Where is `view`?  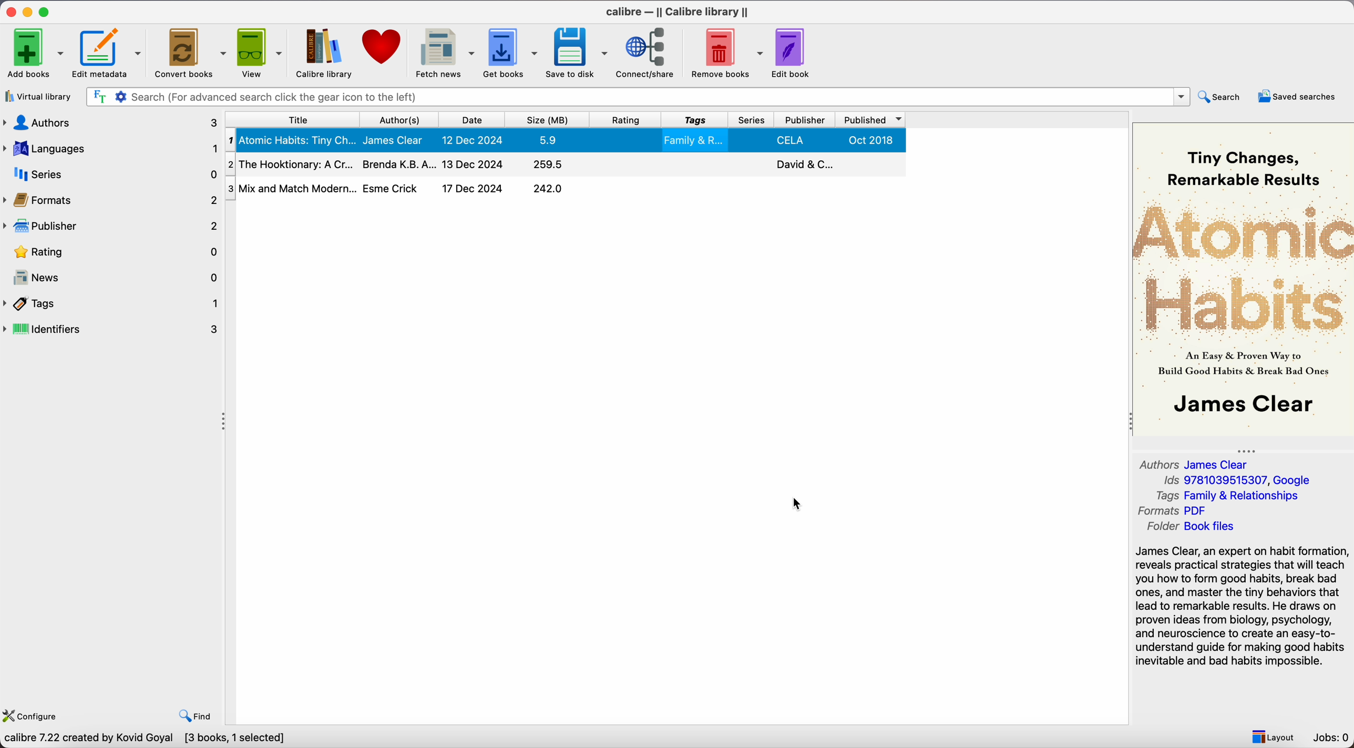 view is located at coordinates (260, 53).